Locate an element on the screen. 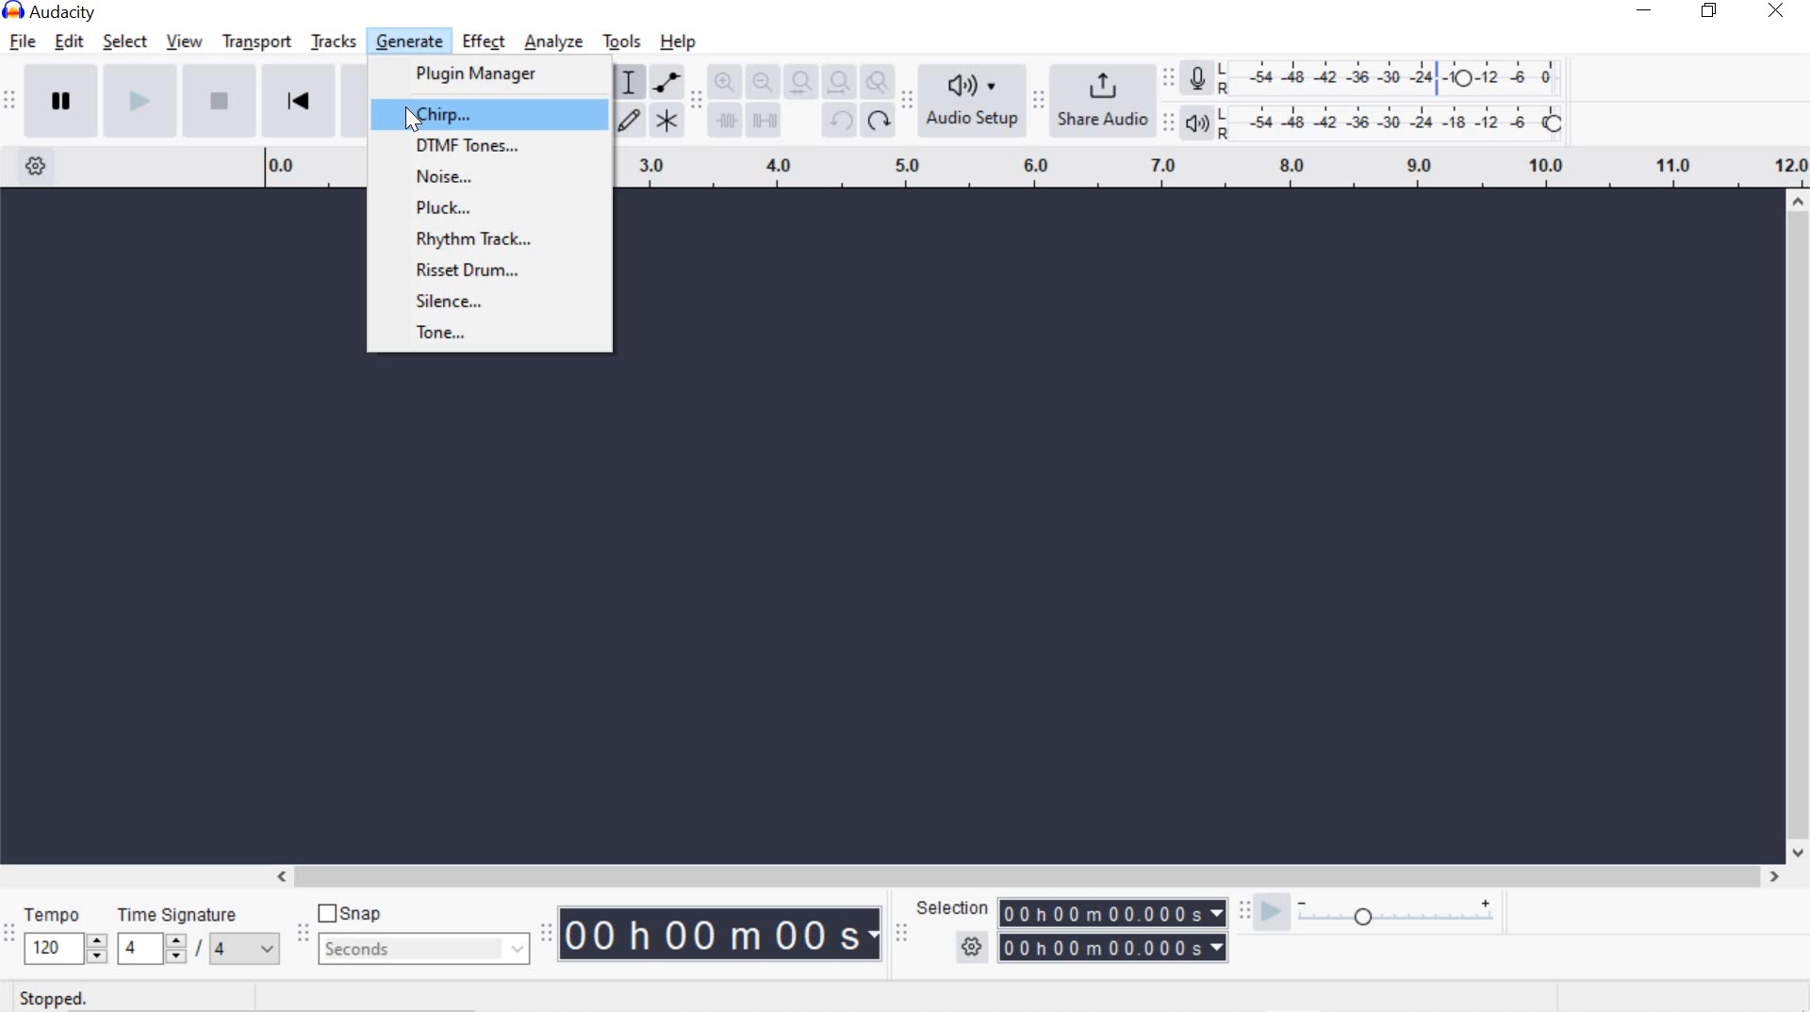 This screenshot has width=1810, height=1012. time selection is located at coordinates (1112, 912).